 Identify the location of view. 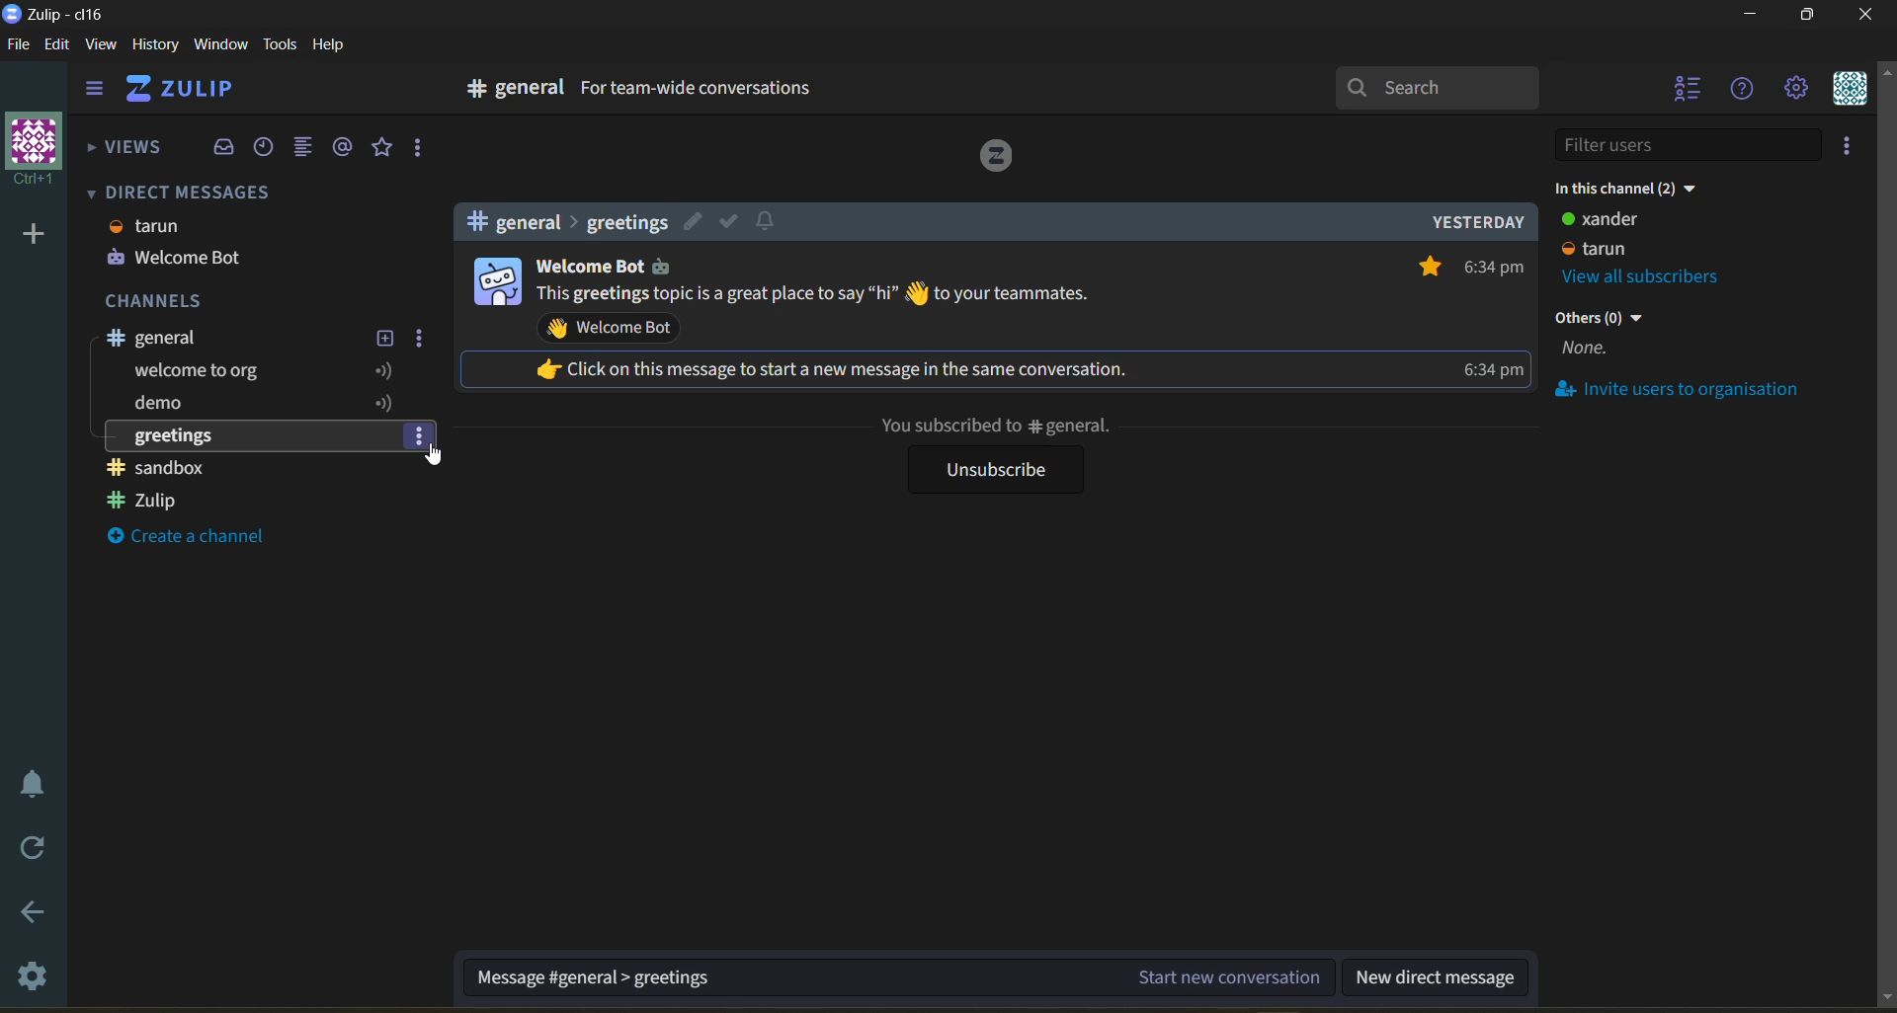
(99, 47).